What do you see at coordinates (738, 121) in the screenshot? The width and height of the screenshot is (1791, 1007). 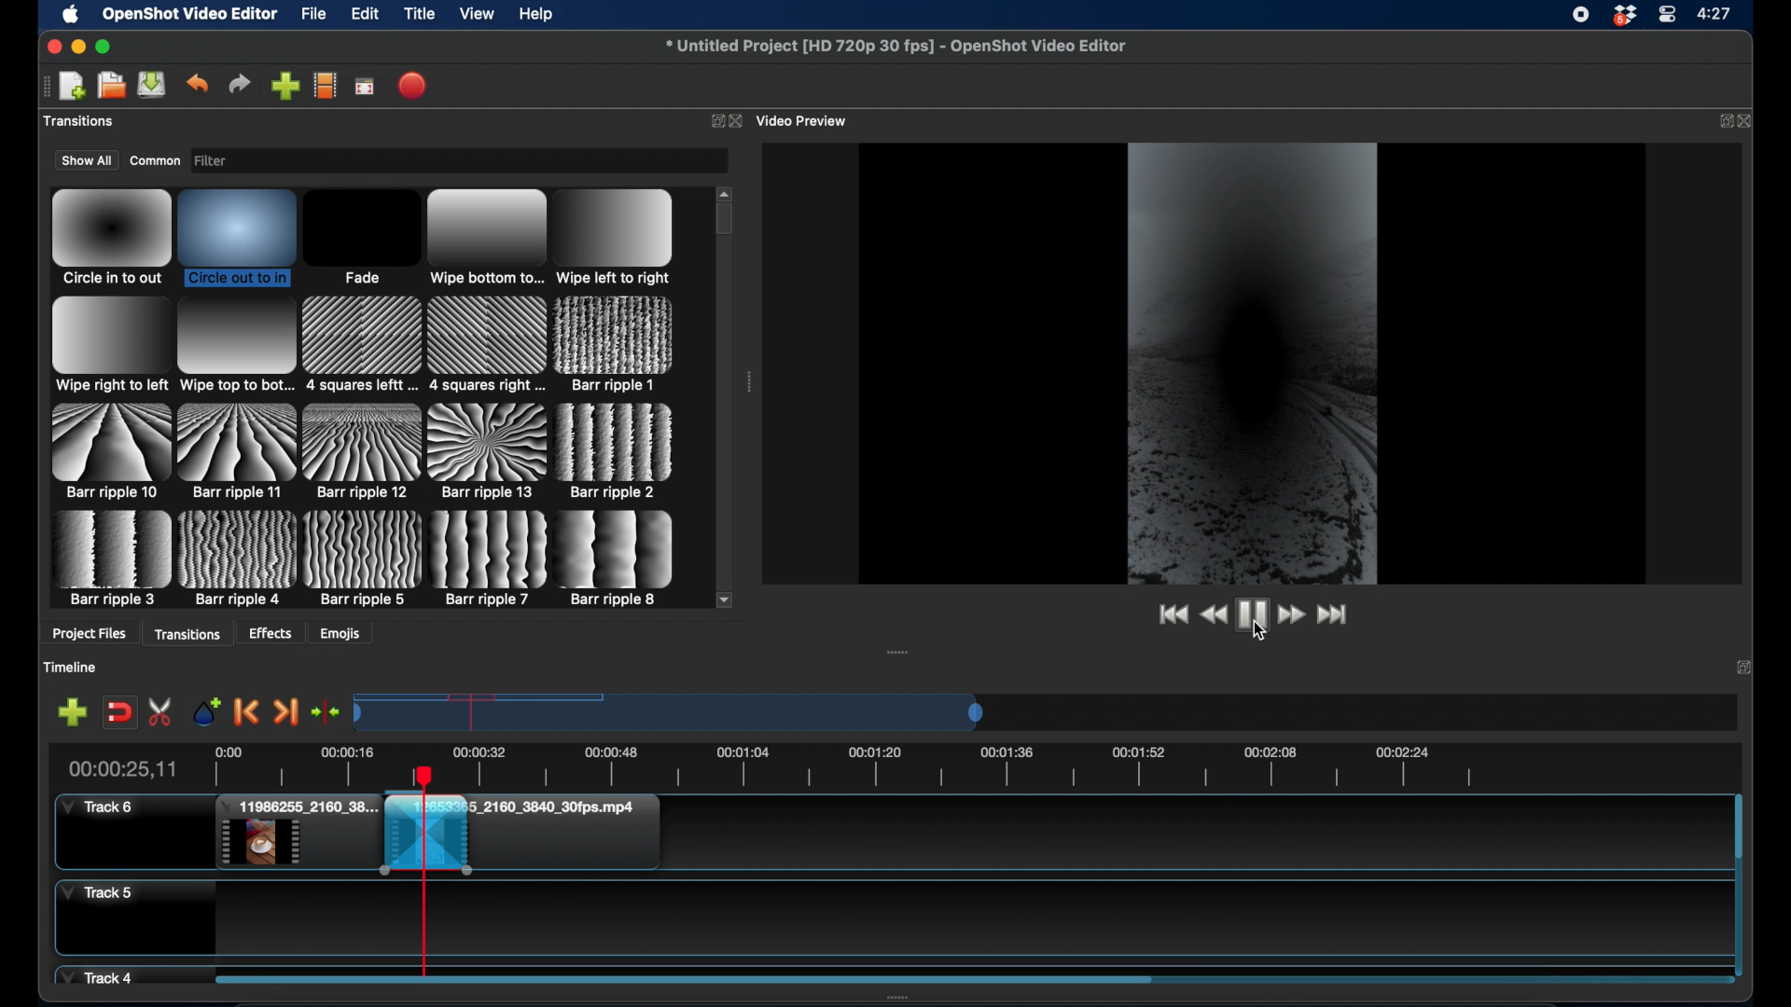 I see `close` at bounding box center [738, 121].